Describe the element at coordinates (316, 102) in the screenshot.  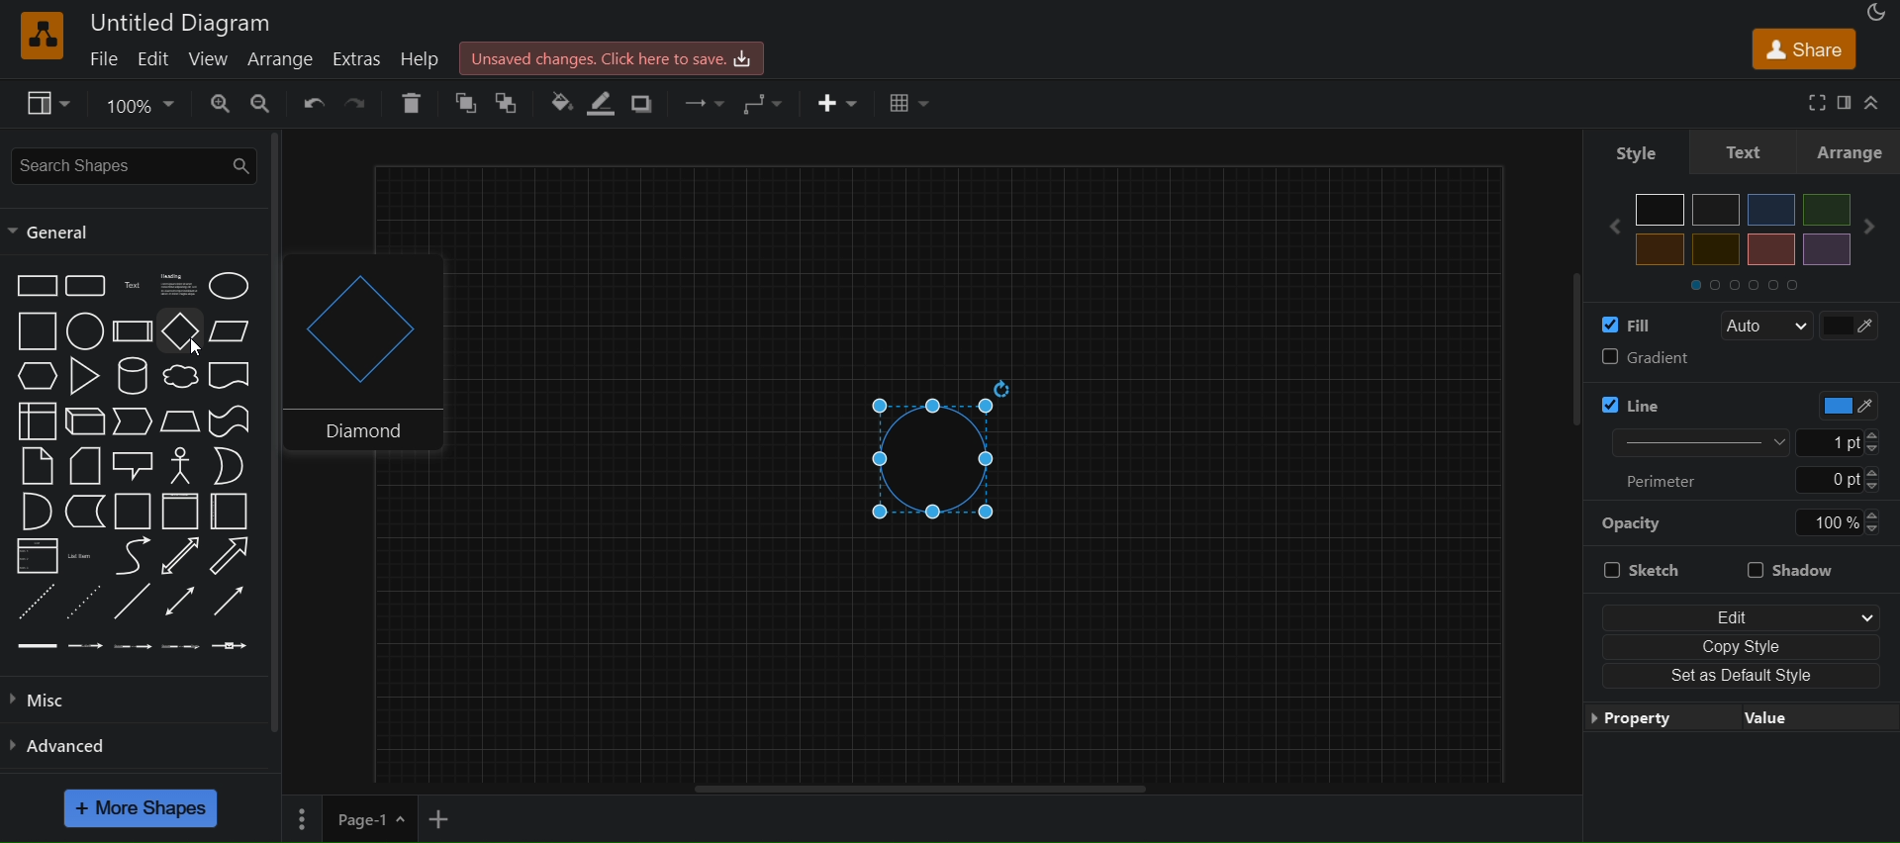
I see `undo` at that location.